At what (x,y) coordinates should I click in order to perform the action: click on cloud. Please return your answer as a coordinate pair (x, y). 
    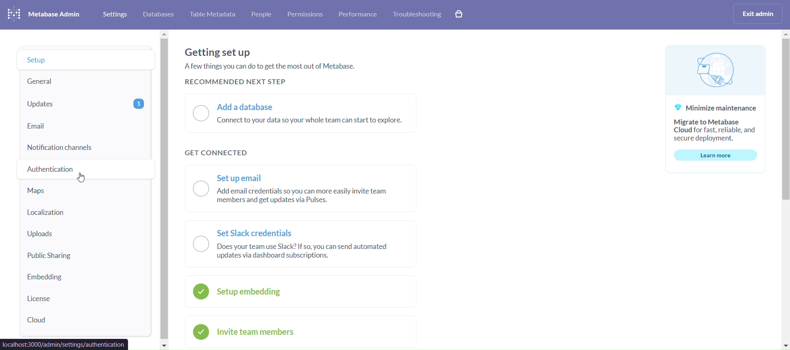
    Looking at the image, I should click on (86, 321).